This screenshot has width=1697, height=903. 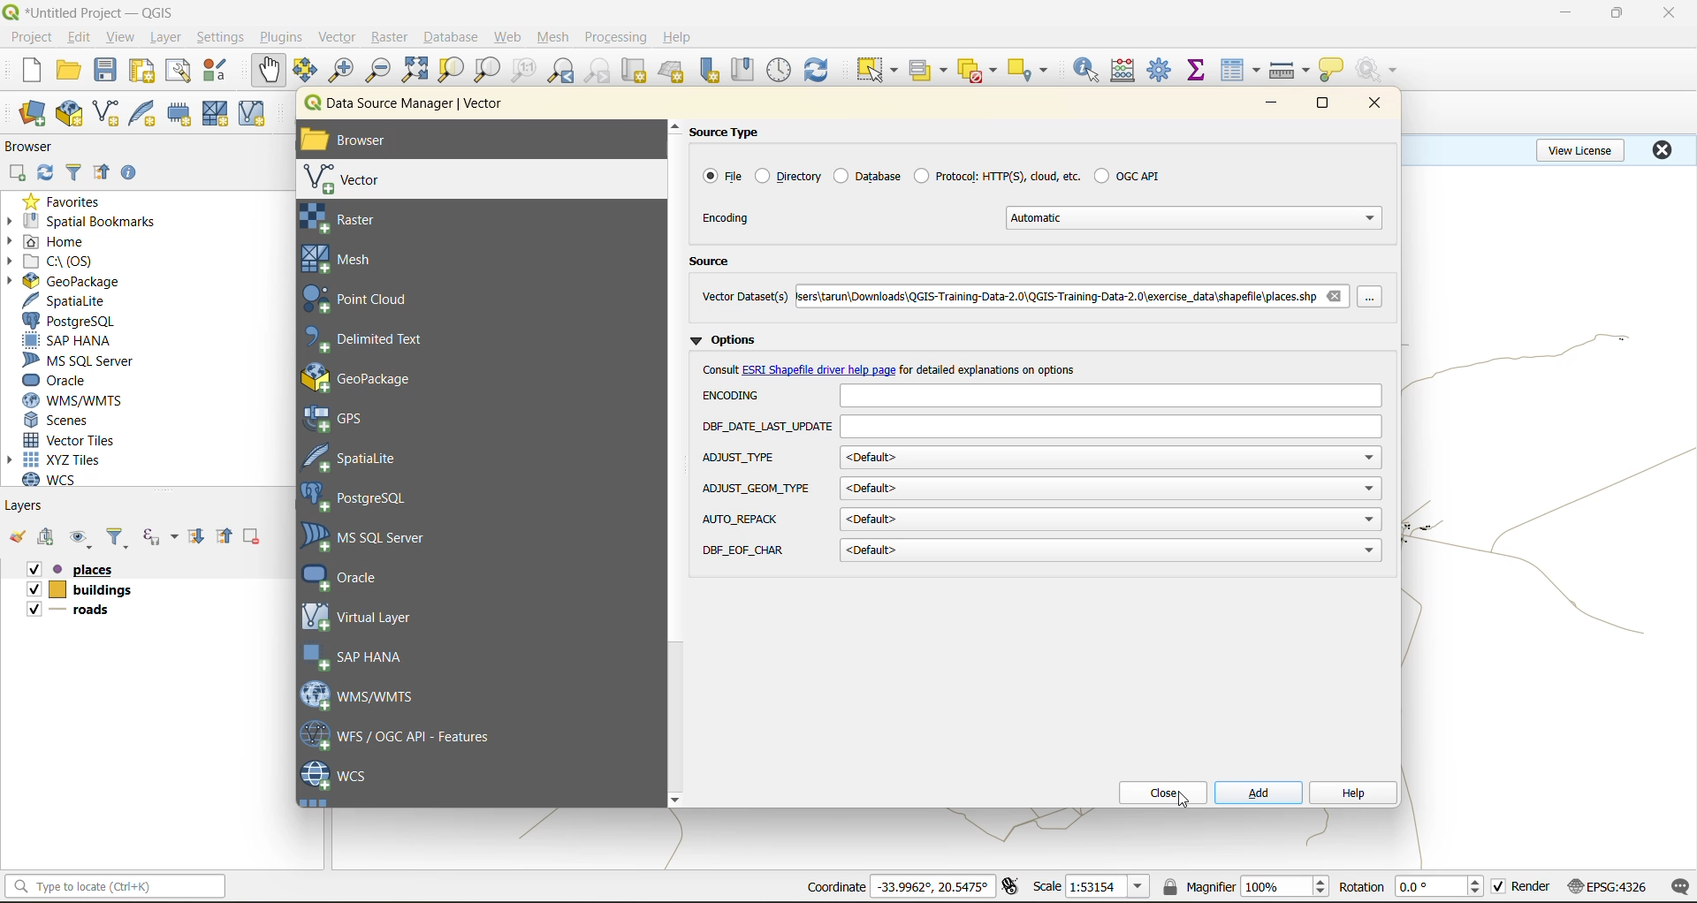 I want to click on close, so click(x=1662, y=149).